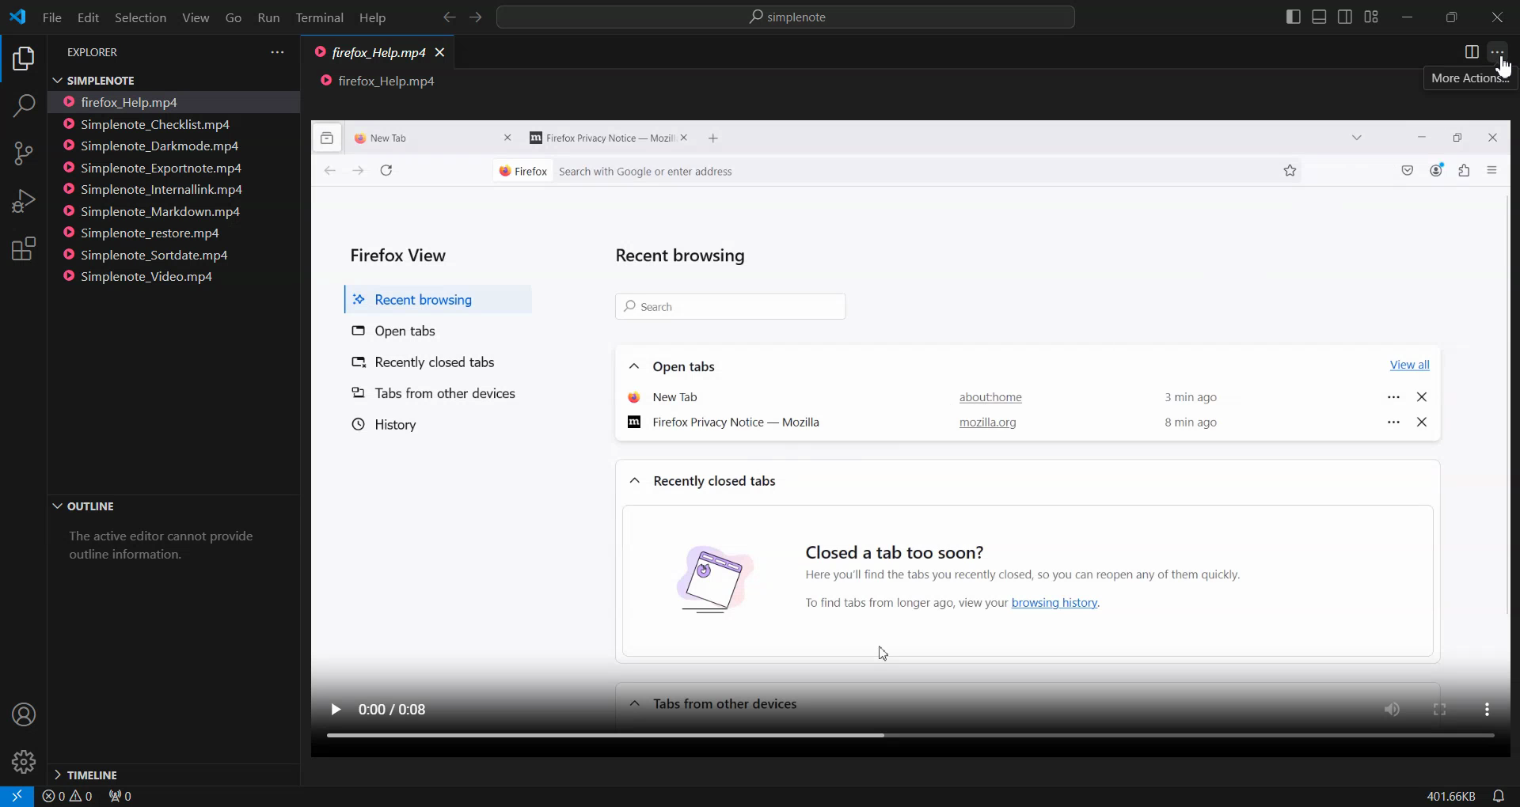 The image size is (1520, 807). Describe the element at coordinates (731, 424) in the screenshot. I see `Firefox Privacy Notice — Mozilla` at that location.